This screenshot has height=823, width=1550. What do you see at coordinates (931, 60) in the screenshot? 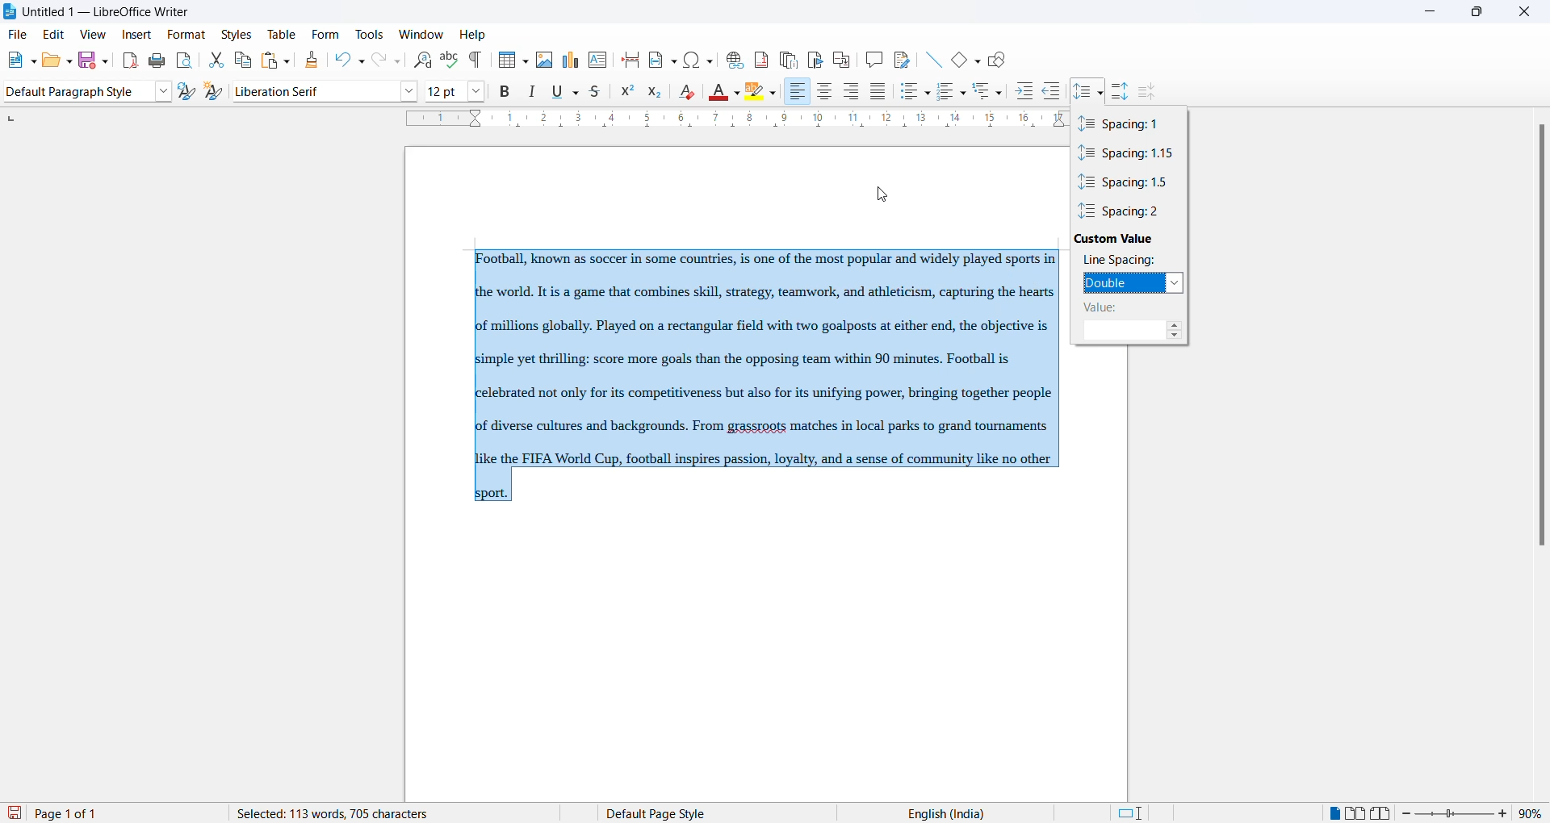
I see `line` at bounding box center [931, 60].